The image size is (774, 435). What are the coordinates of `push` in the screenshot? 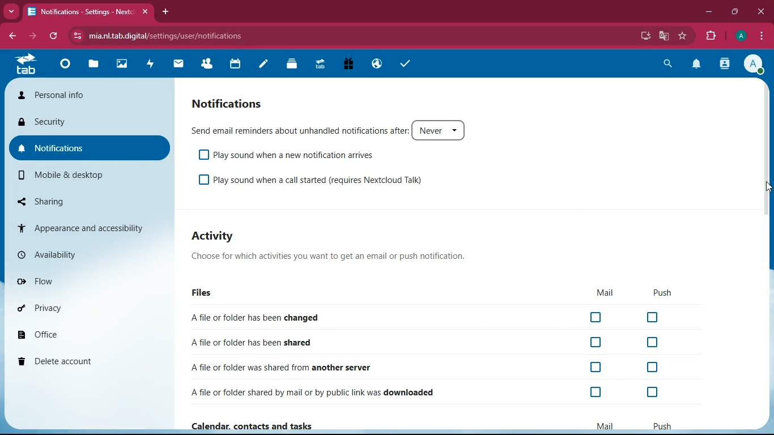 It's located at (669, 292).